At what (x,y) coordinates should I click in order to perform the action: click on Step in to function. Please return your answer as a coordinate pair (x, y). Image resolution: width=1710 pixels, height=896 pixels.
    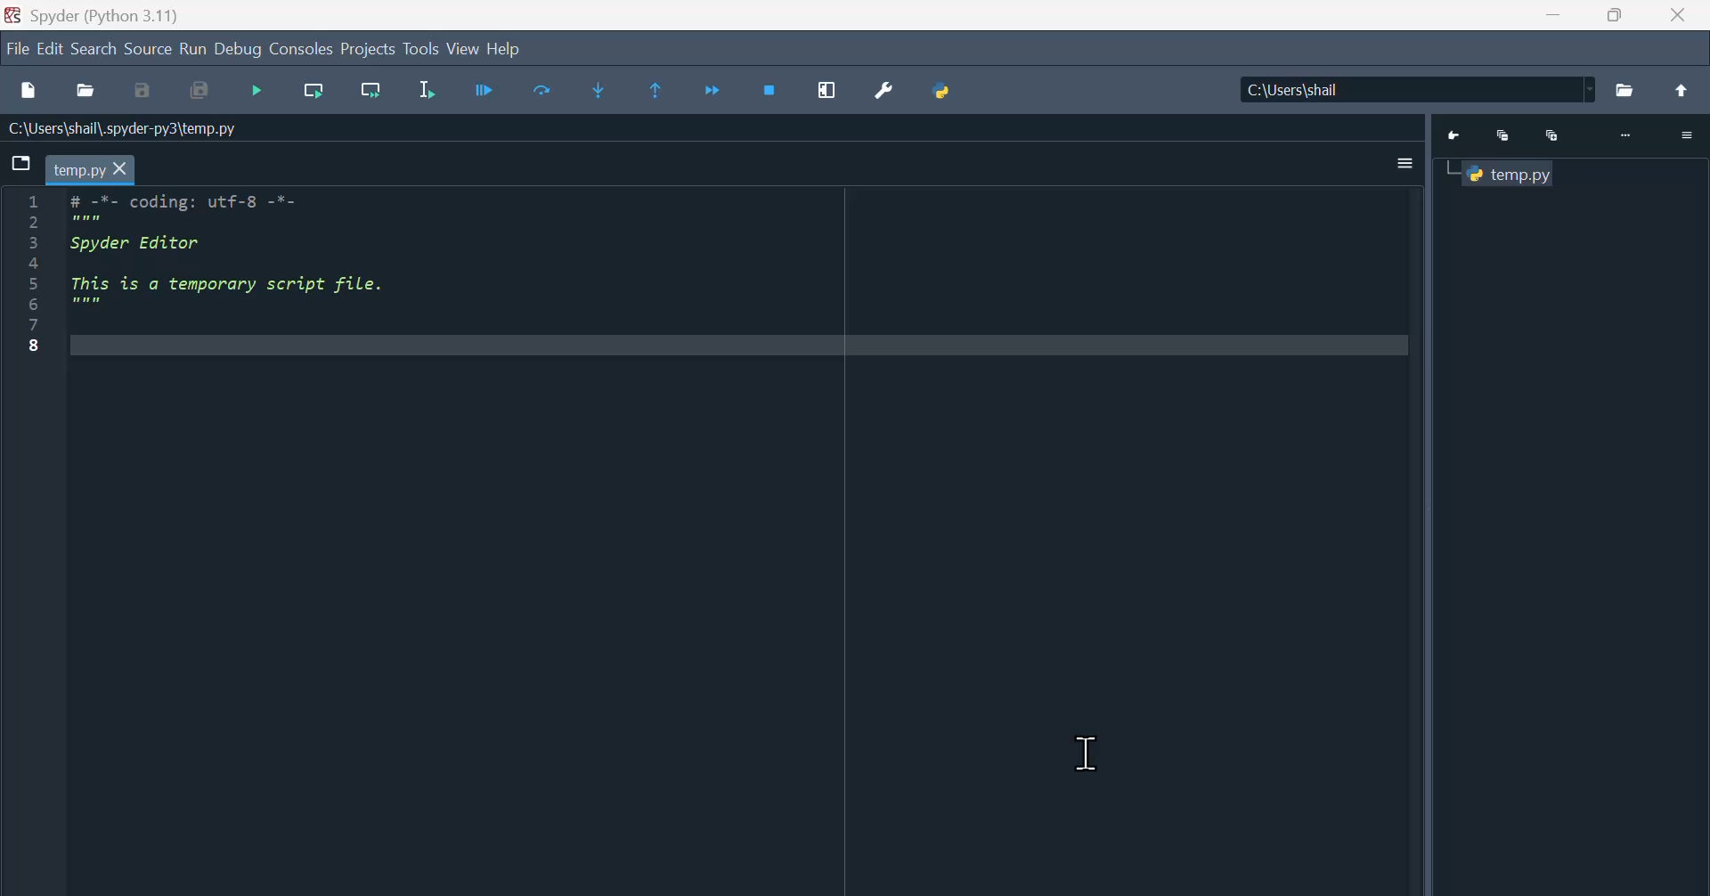
    Looking at the image, I should click on (599, 90).